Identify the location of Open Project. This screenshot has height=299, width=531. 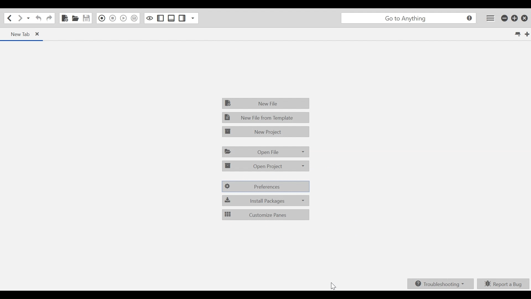
(265, 166).